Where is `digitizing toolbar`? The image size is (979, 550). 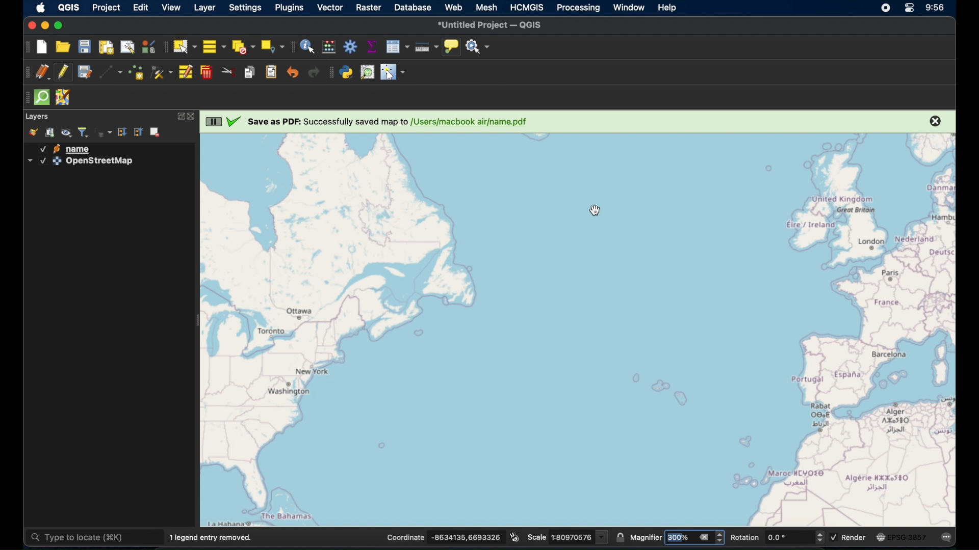 digitizing toolbar is located at coordinates (26, 74).